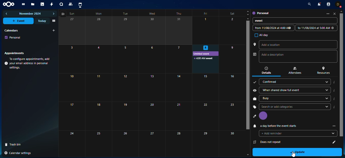 This screenshot has width=345, height=158. What do you see at coordinates (276, 55) in the screenshot?
I see `description` at bounding box center [276, 55].